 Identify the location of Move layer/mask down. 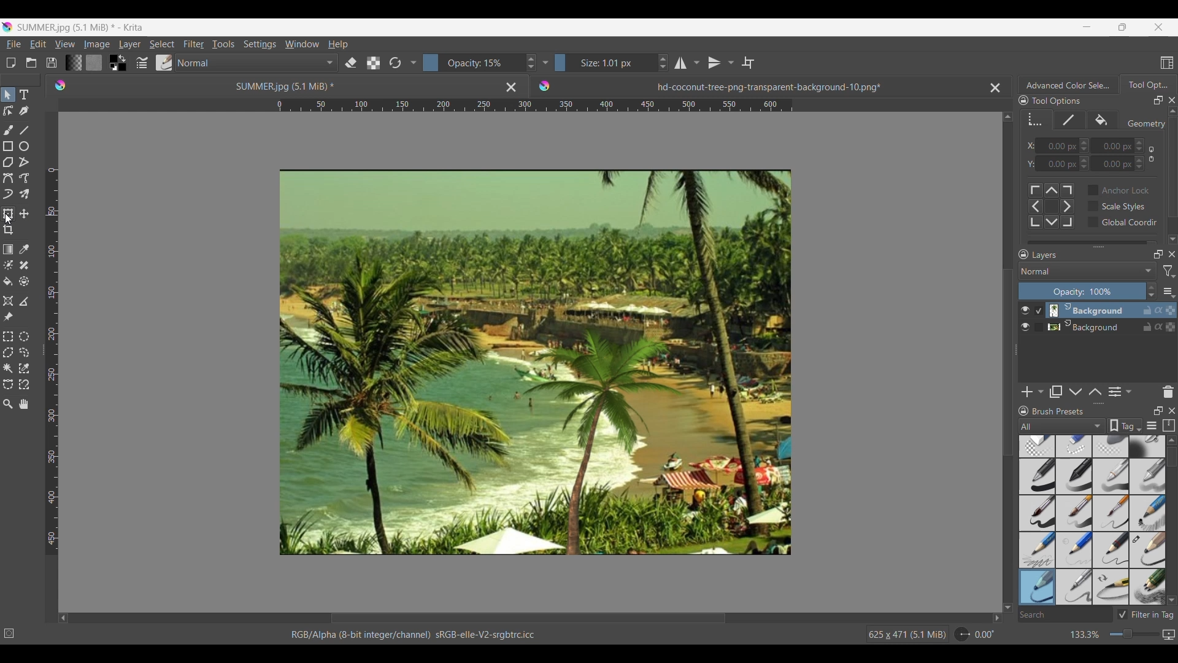
(1076, 392).